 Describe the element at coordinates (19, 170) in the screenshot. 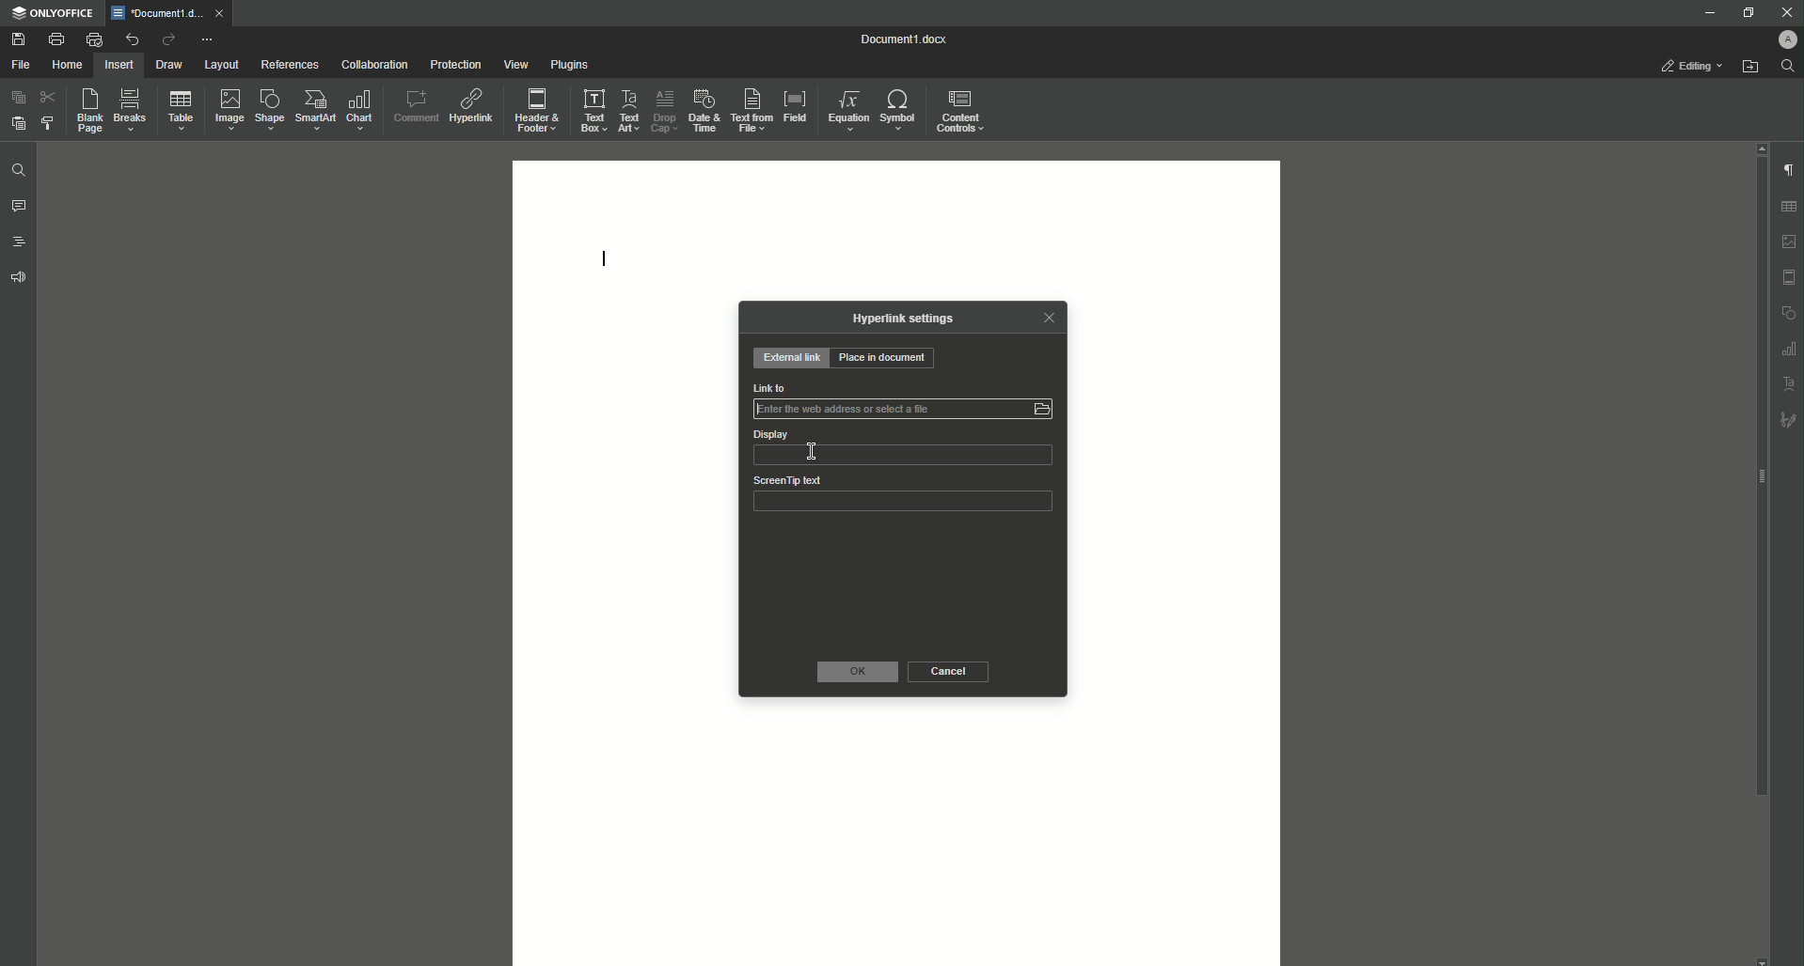

I see `Find` at that location.